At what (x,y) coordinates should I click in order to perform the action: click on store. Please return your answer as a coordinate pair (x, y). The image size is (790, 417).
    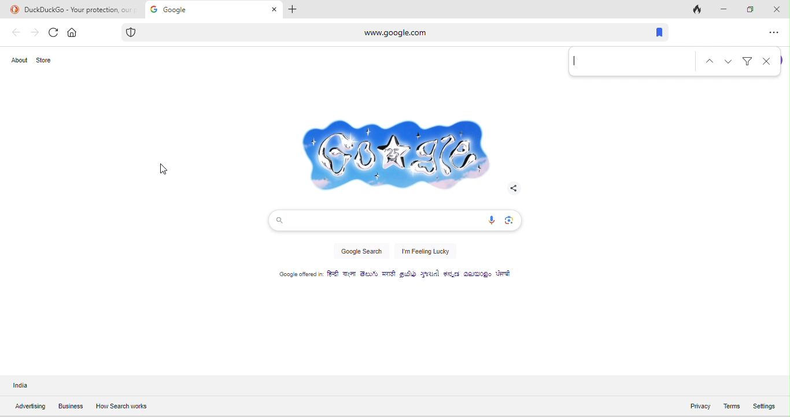
    Looking at the image, I should click on (48, 60).